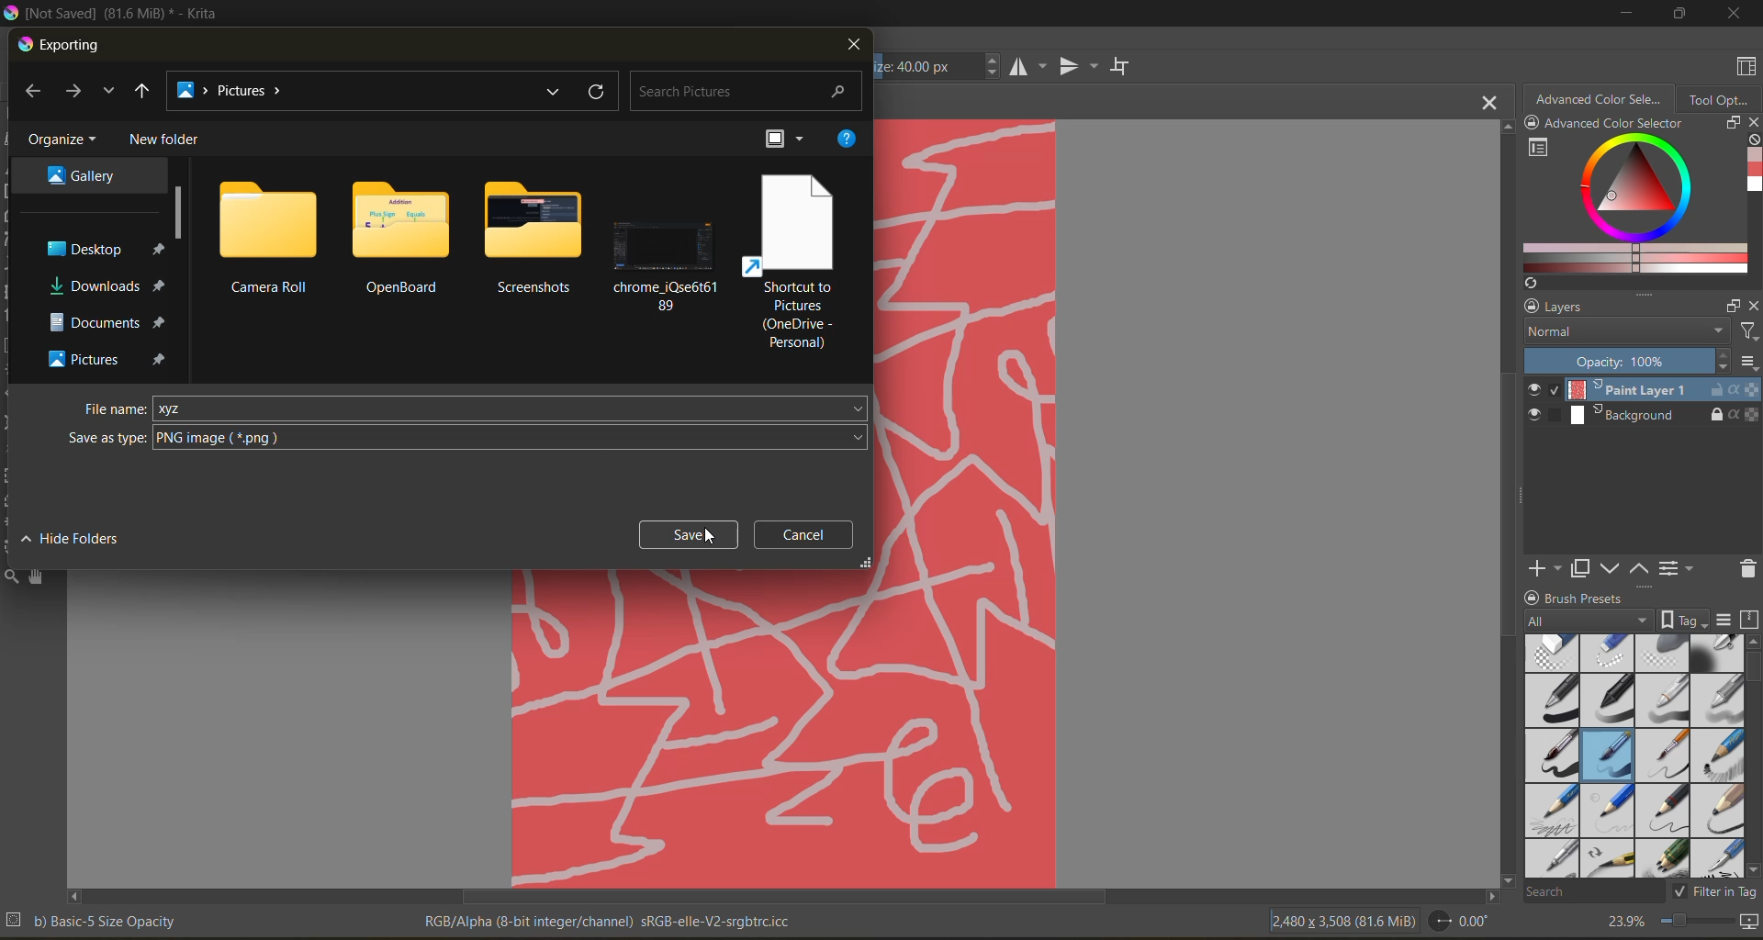  Describe the element at coordinates (107, 439) in the screenshot. I see `save as type` at that location.